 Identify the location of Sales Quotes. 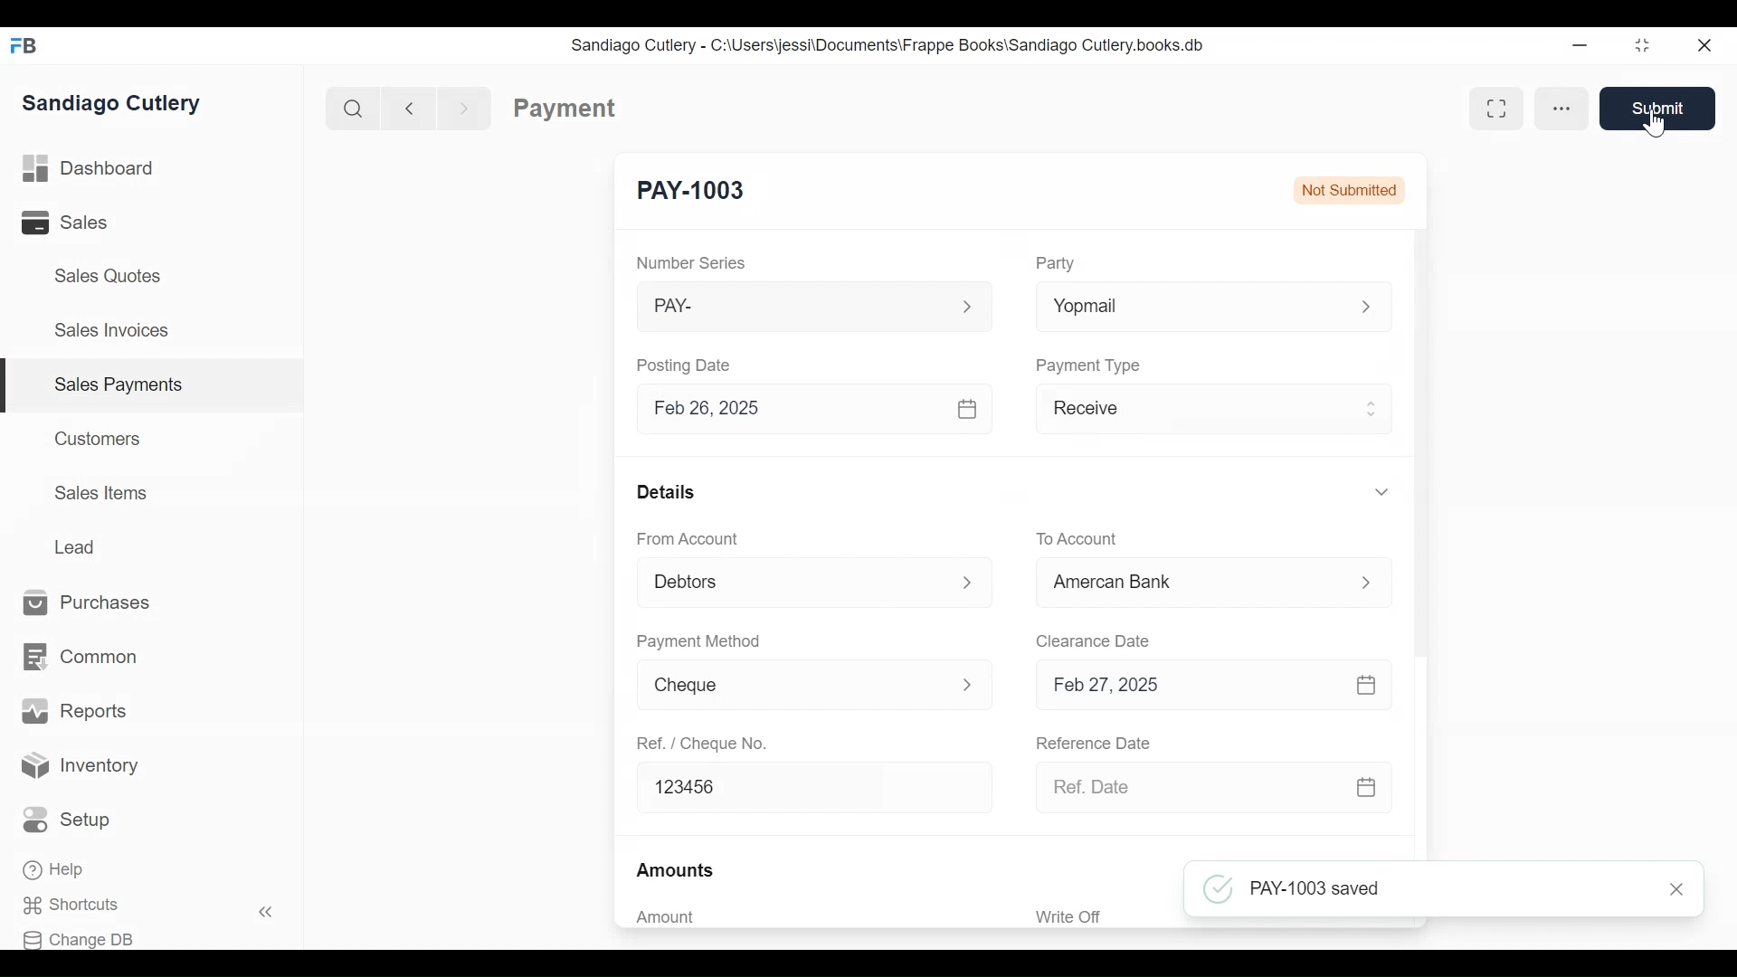
(106, 276).